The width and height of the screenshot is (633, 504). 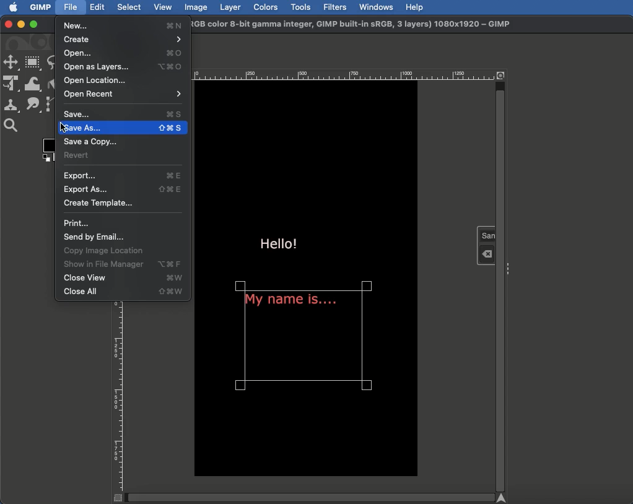 What do you see at coordinates (7, 24) in the screenshot?
I see `Close` at bounding box center [7, 24].